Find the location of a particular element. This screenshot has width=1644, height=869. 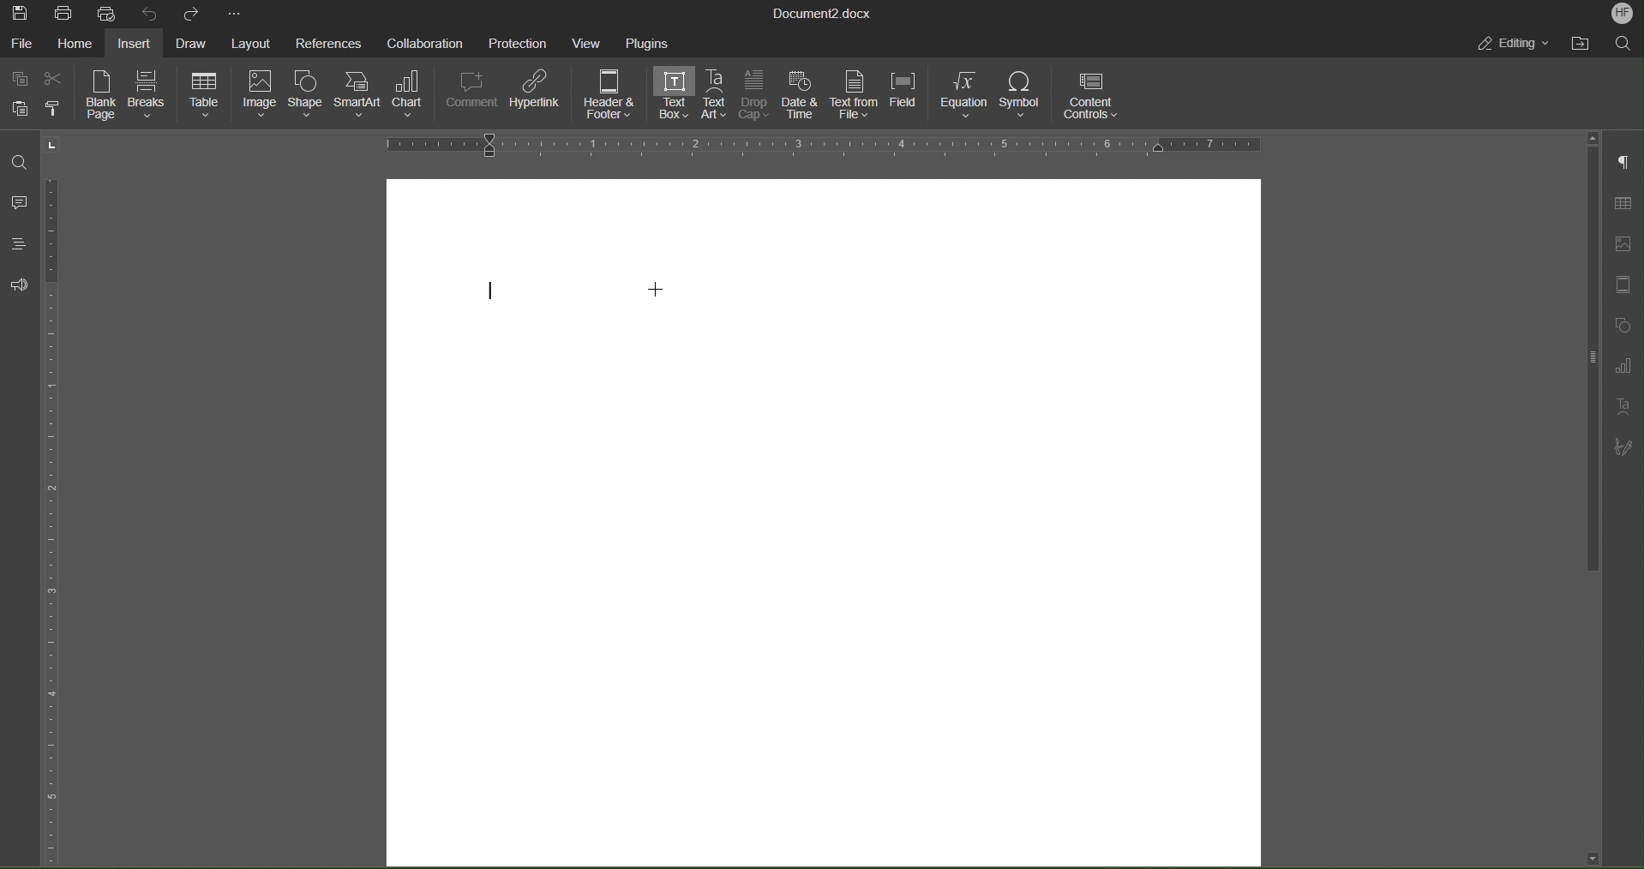

More is located at coordinates (235, 12).